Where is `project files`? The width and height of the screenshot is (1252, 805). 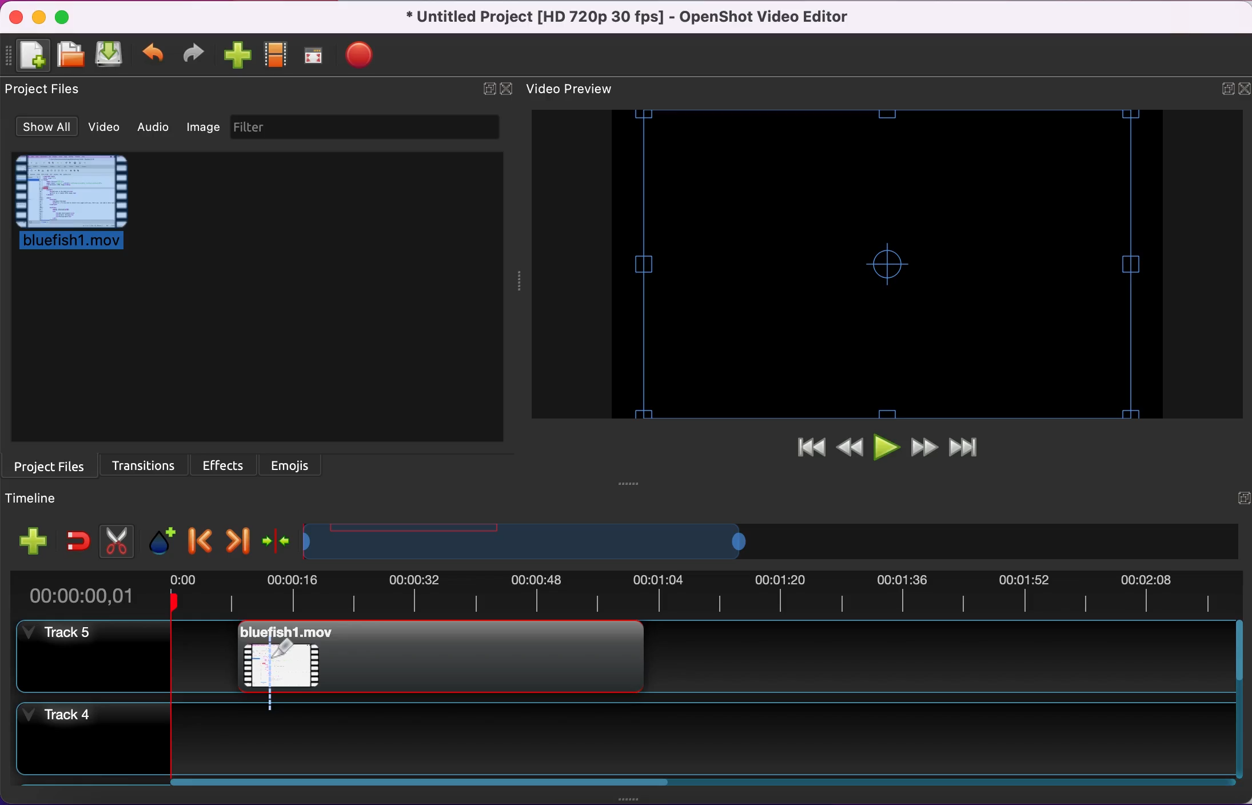 project files is located at coordinates (44, 93).